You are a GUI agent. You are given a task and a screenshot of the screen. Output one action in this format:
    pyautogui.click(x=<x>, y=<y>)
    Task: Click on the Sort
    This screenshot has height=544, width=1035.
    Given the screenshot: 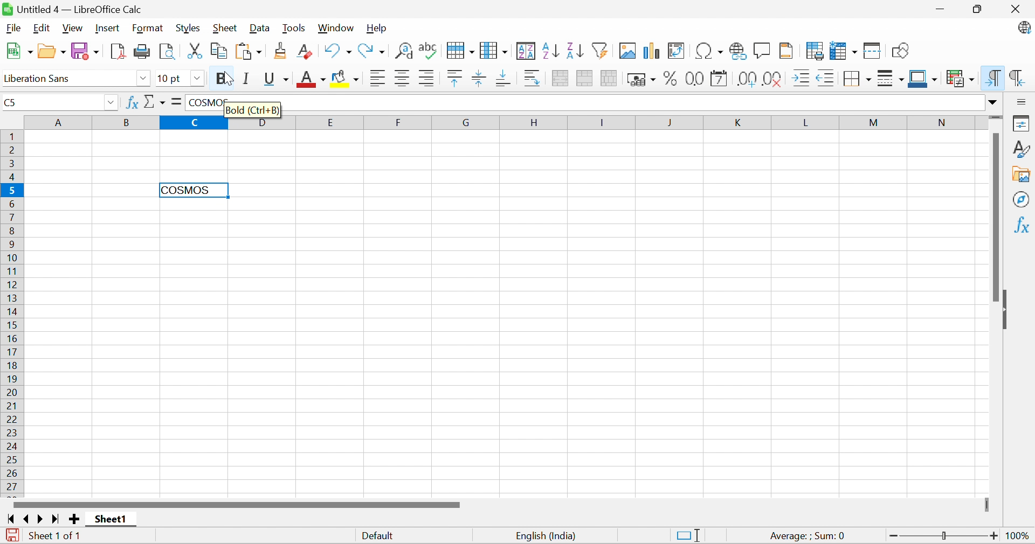 What is the action you would take?
    pyautogui.click(x=525, y=51)
    